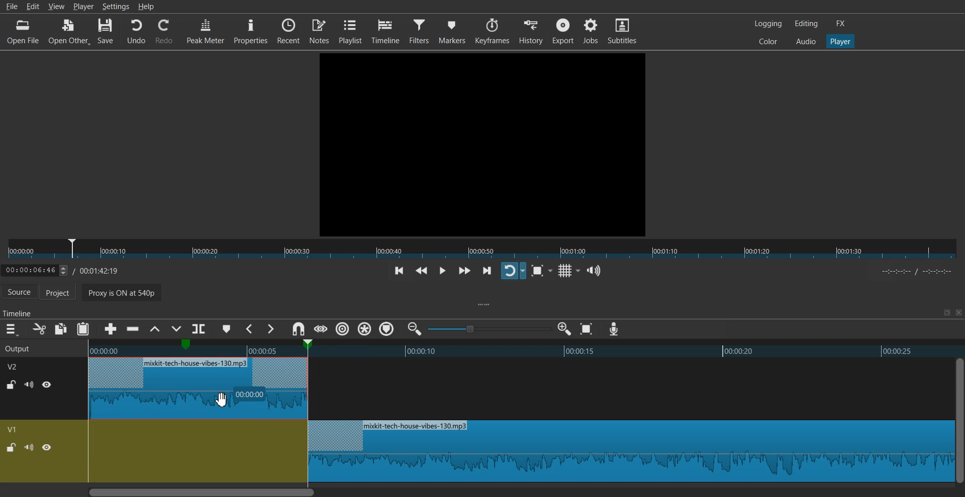  I want to click on Overwrite, so click(175, 330).